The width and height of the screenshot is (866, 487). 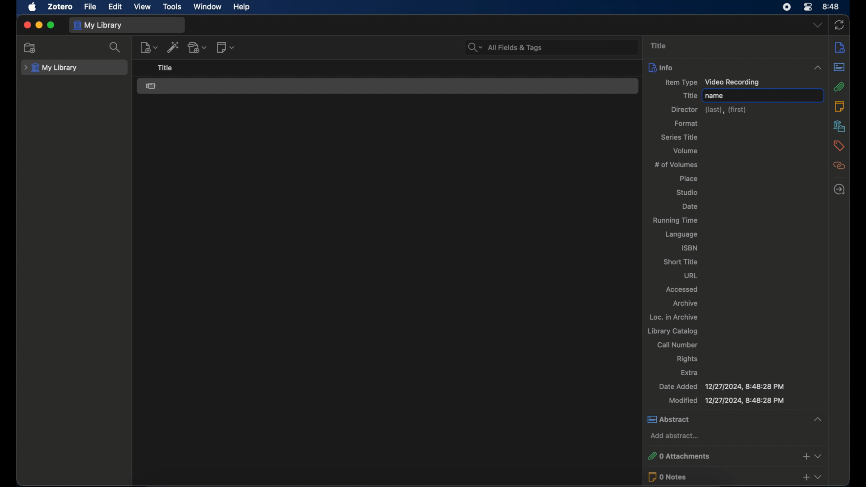 I want to click on search dropdown, so click(x=475, y=48).